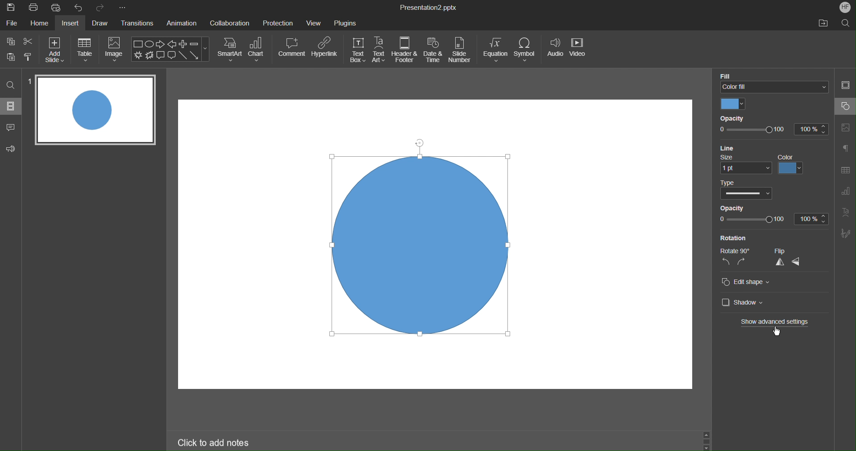 The width and height of the screenshot is (856, 451). I want to click on Date & Time, so click(433, 50).